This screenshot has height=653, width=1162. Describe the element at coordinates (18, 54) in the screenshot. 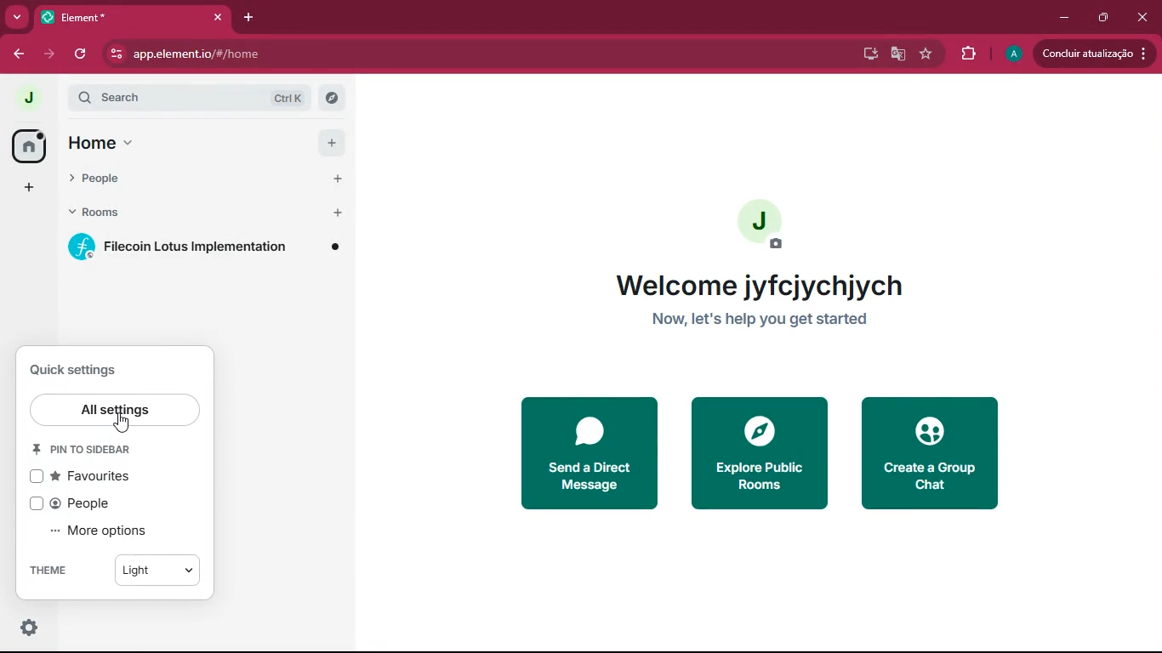

I see `back` at that location.